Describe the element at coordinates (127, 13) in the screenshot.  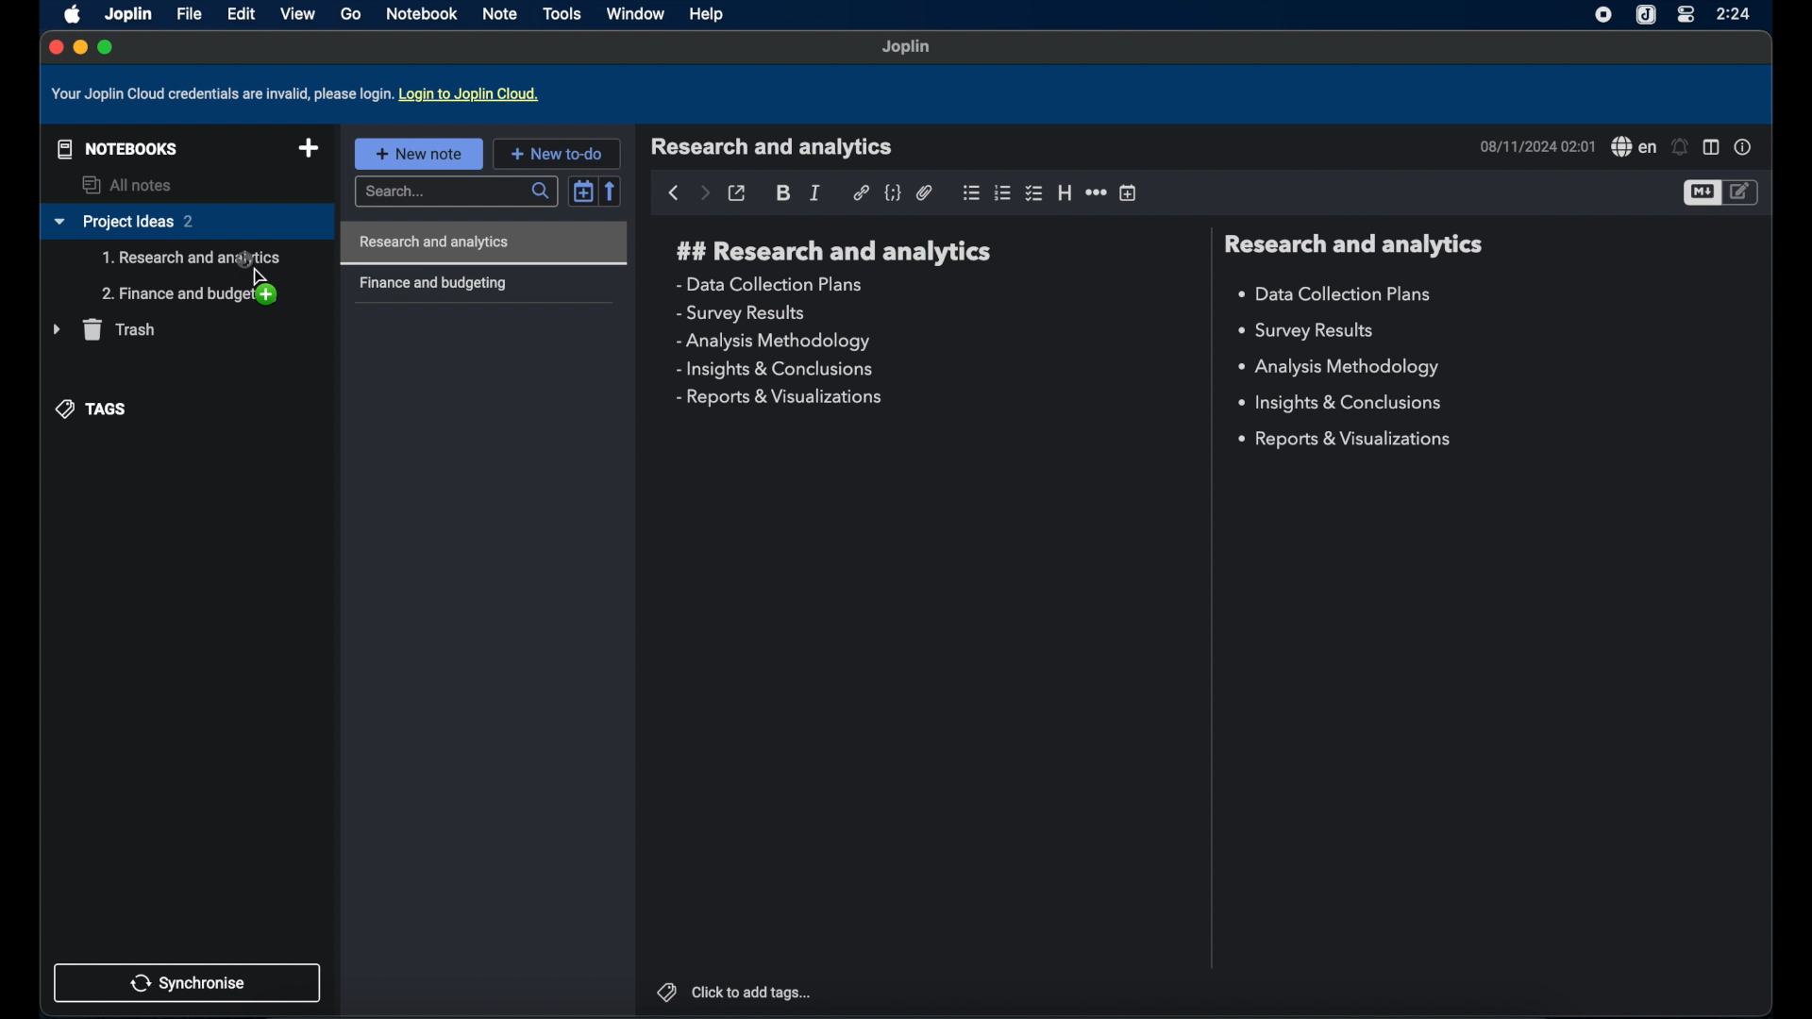
I see `Joplin` at that location.